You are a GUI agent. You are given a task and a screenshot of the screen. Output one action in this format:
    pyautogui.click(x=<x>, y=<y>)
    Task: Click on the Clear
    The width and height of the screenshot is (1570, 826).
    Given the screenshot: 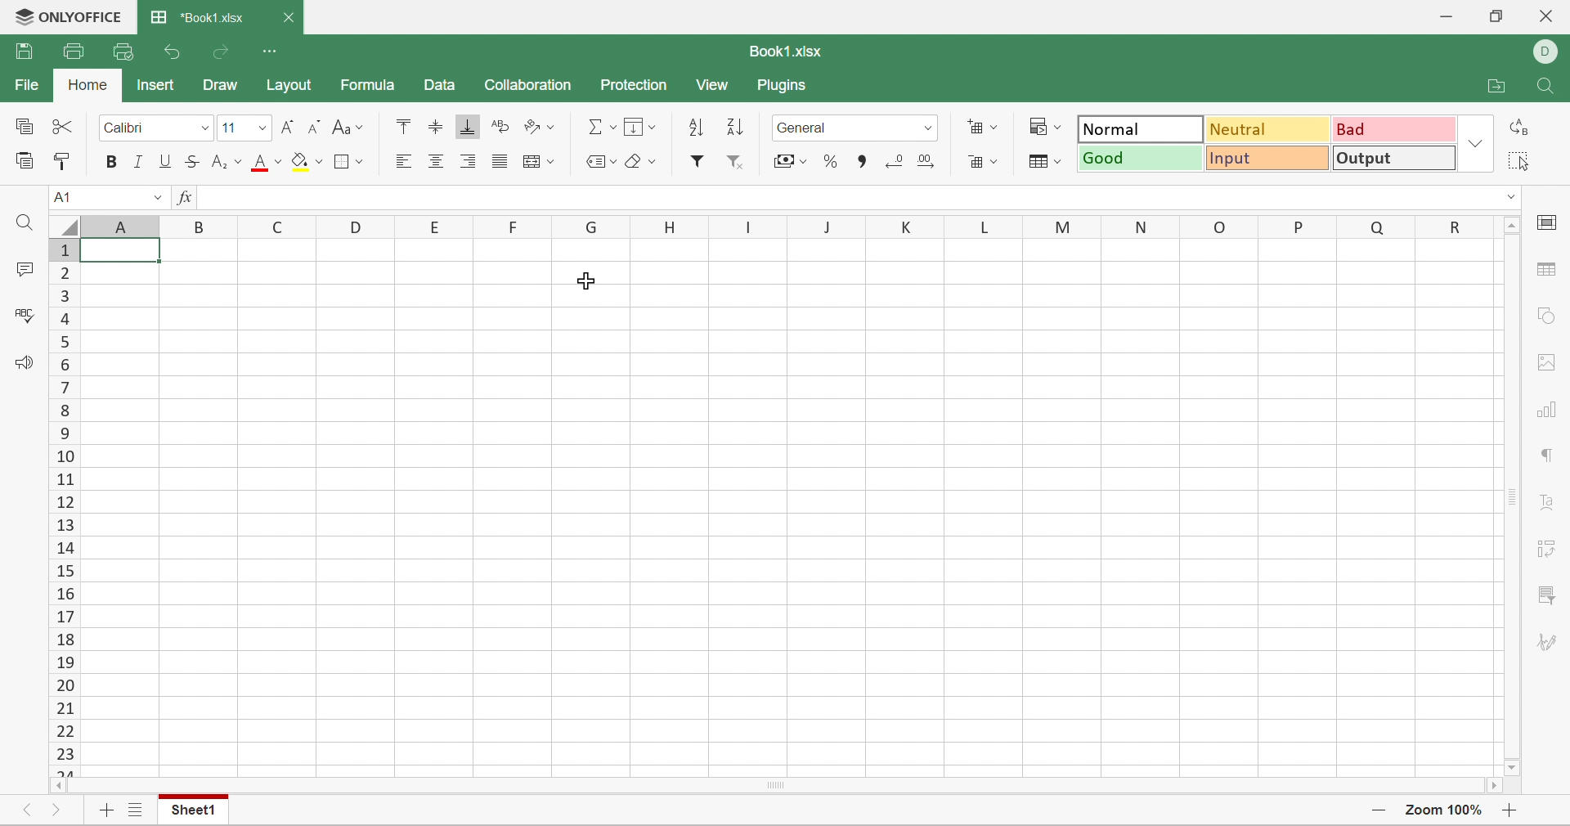 What is the action you would take?
    pyautogui.click(x=639, y=162)
    